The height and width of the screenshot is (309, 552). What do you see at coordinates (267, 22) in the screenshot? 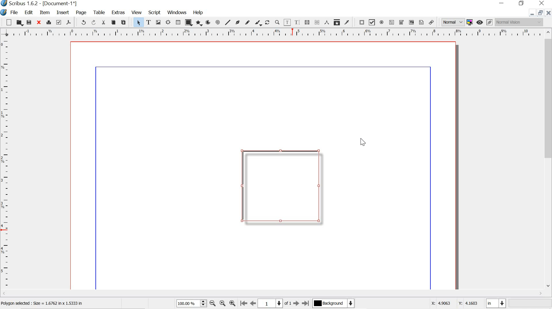
I see `rotate item` at bounding box center [267, 22].